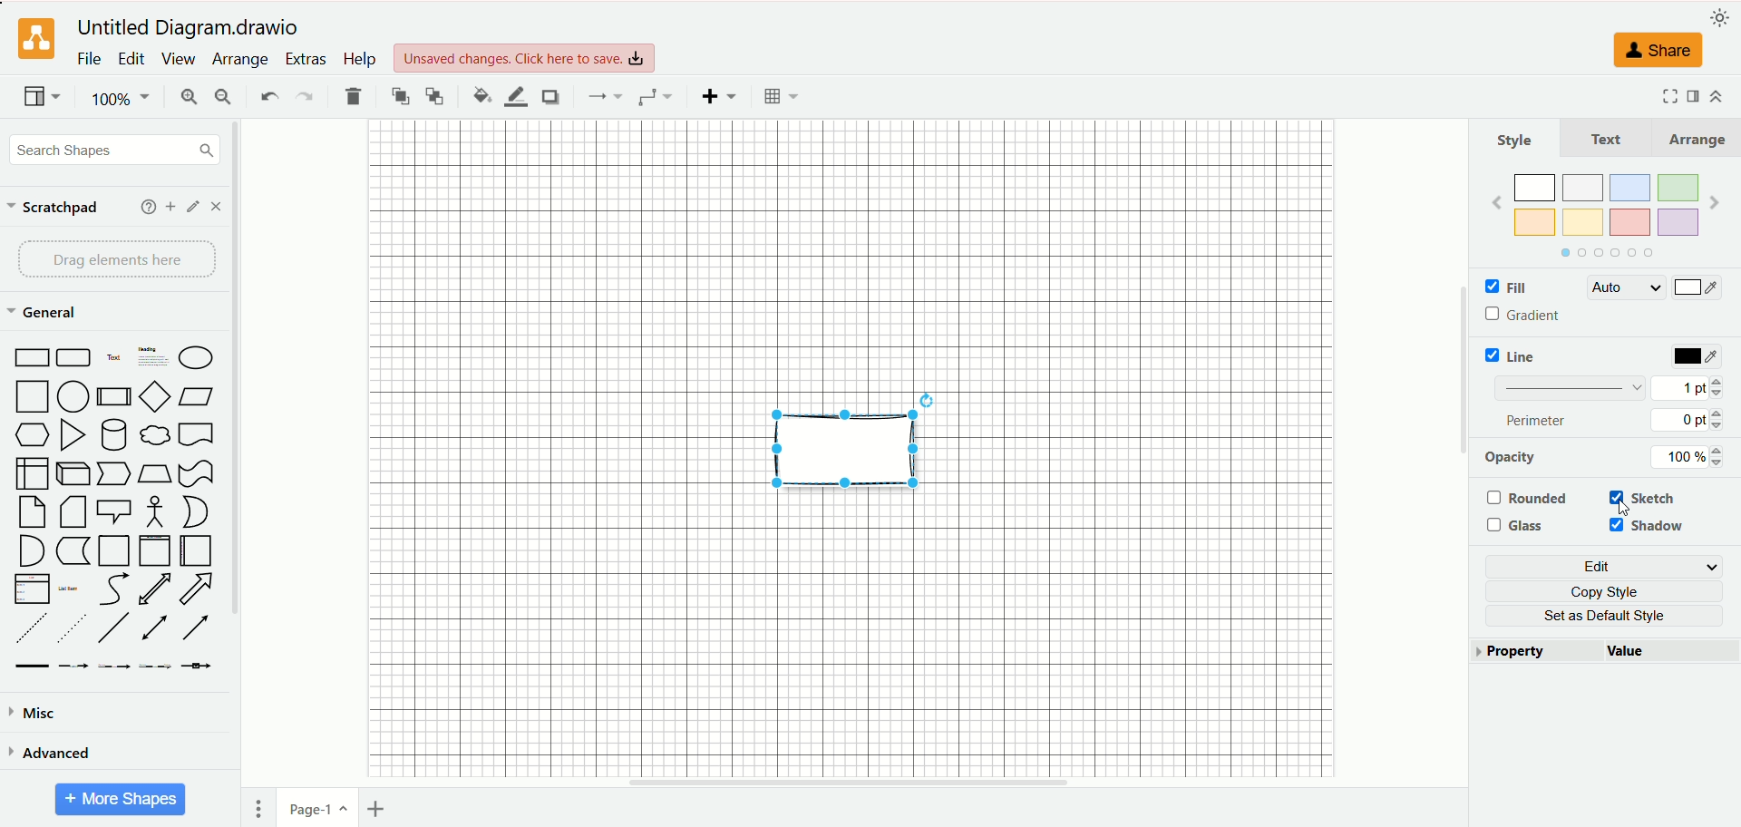 This screenshot has width=1741, height=827. I want to click on page-1, so click(319, 806).